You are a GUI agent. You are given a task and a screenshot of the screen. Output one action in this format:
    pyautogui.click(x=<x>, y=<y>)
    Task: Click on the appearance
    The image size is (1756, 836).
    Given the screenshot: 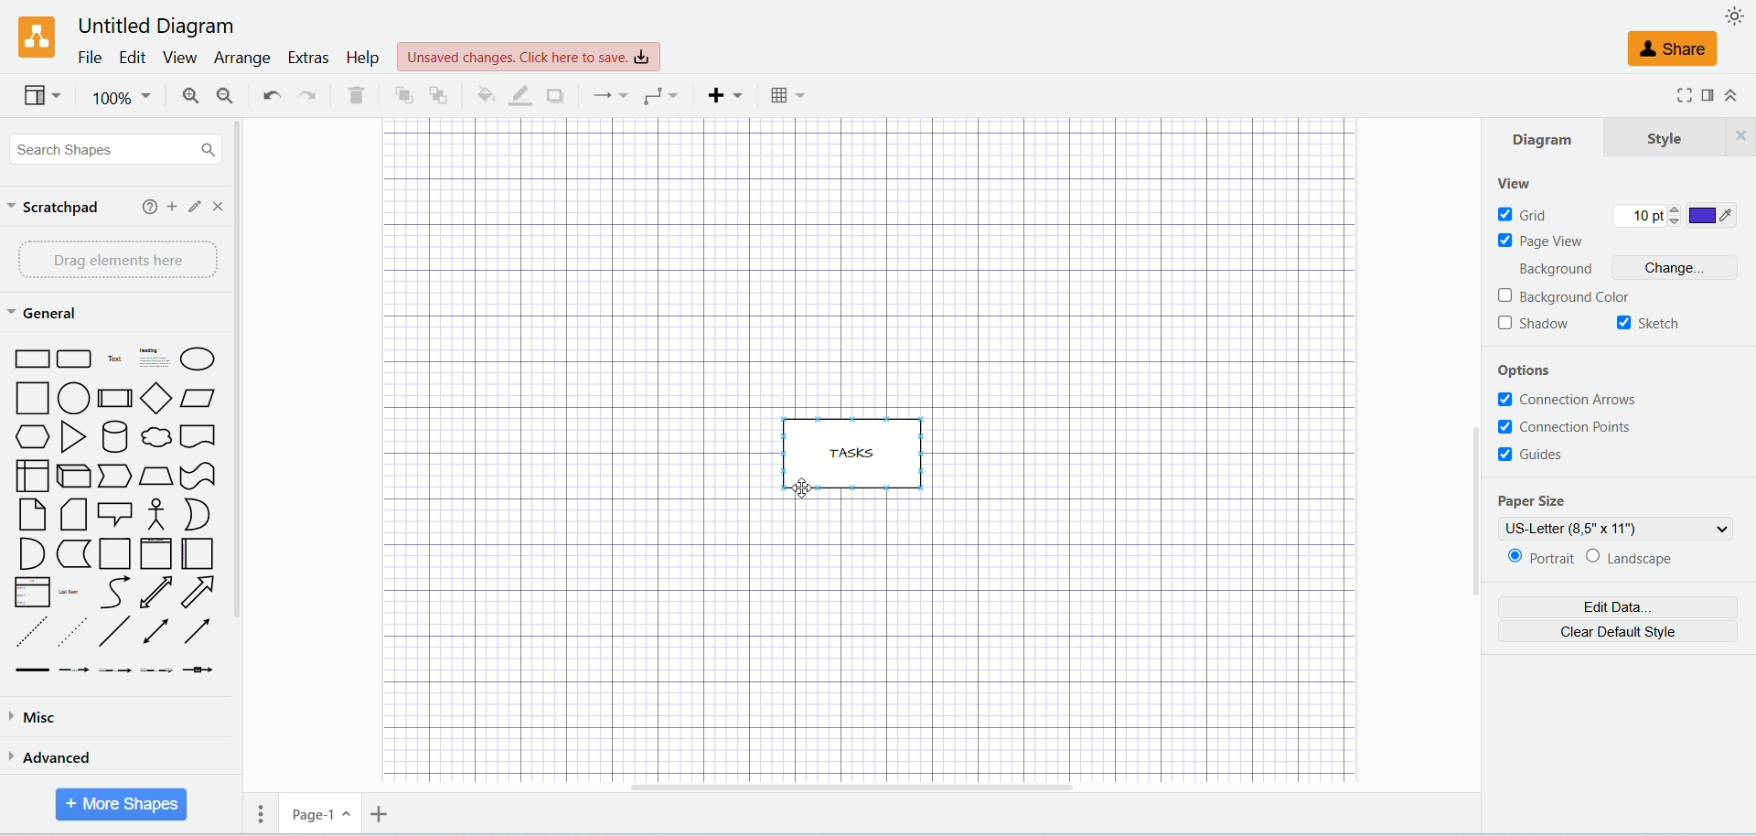 What is the action you would take?
    pyautogui.click(x=1736, y=15)
    